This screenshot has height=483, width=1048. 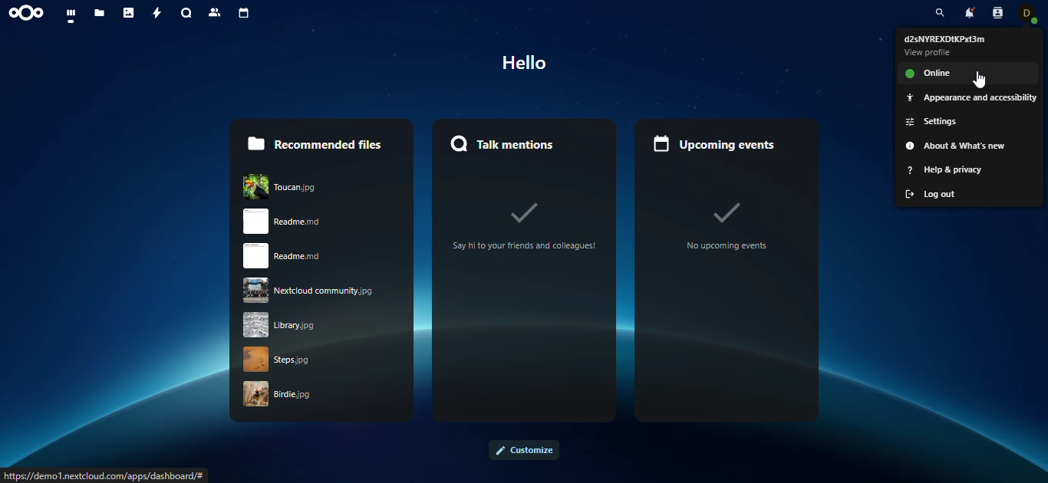 I want to click on search, so click(x=937, y=13).